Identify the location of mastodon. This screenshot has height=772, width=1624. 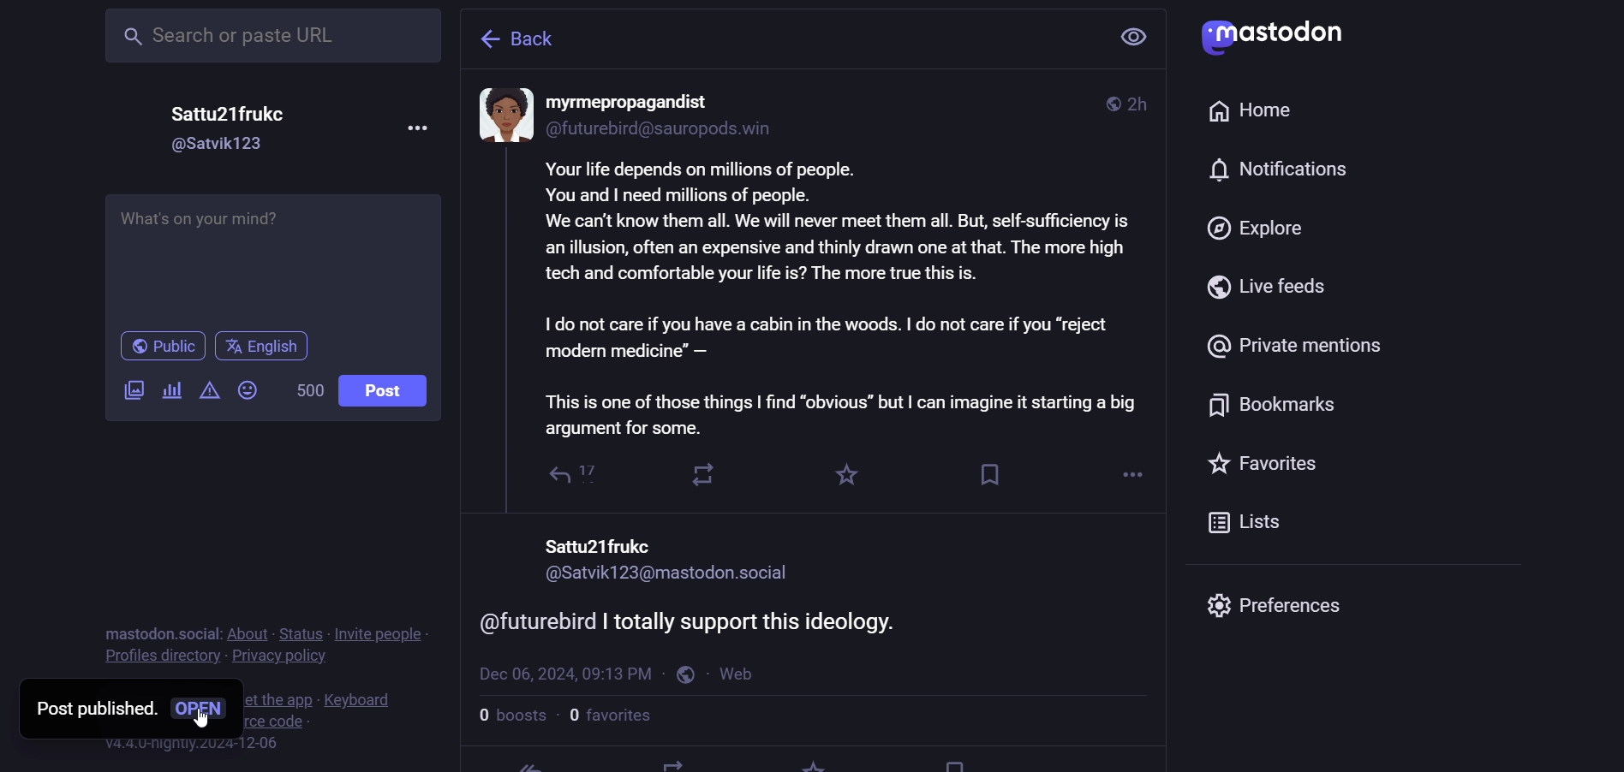
(1276, 35).